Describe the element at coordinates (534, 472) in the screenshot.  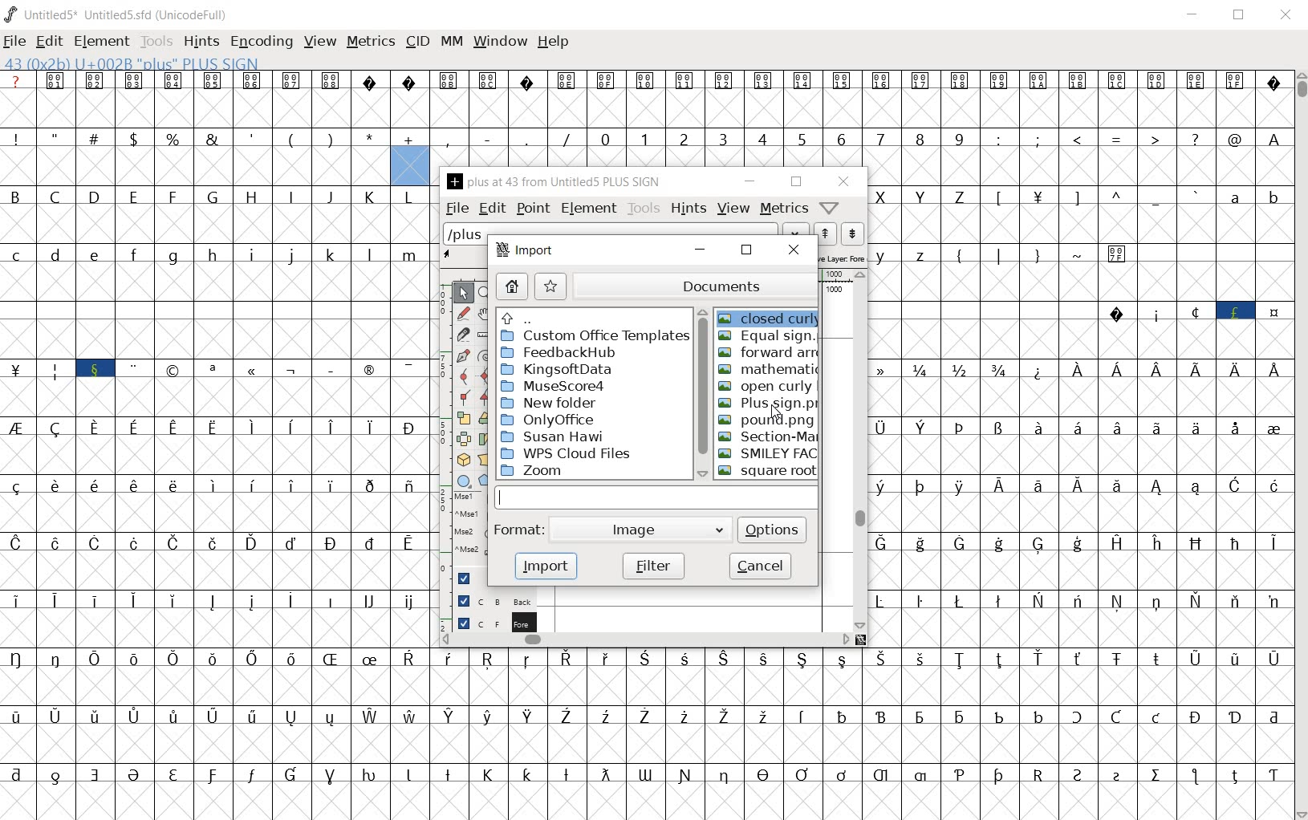
I see `ZOOM` at that location.